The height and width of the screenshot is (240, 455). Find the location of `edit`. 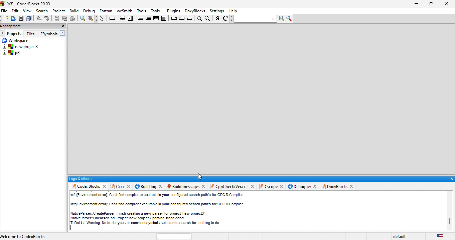

edit is located at coordinates (15, 11).